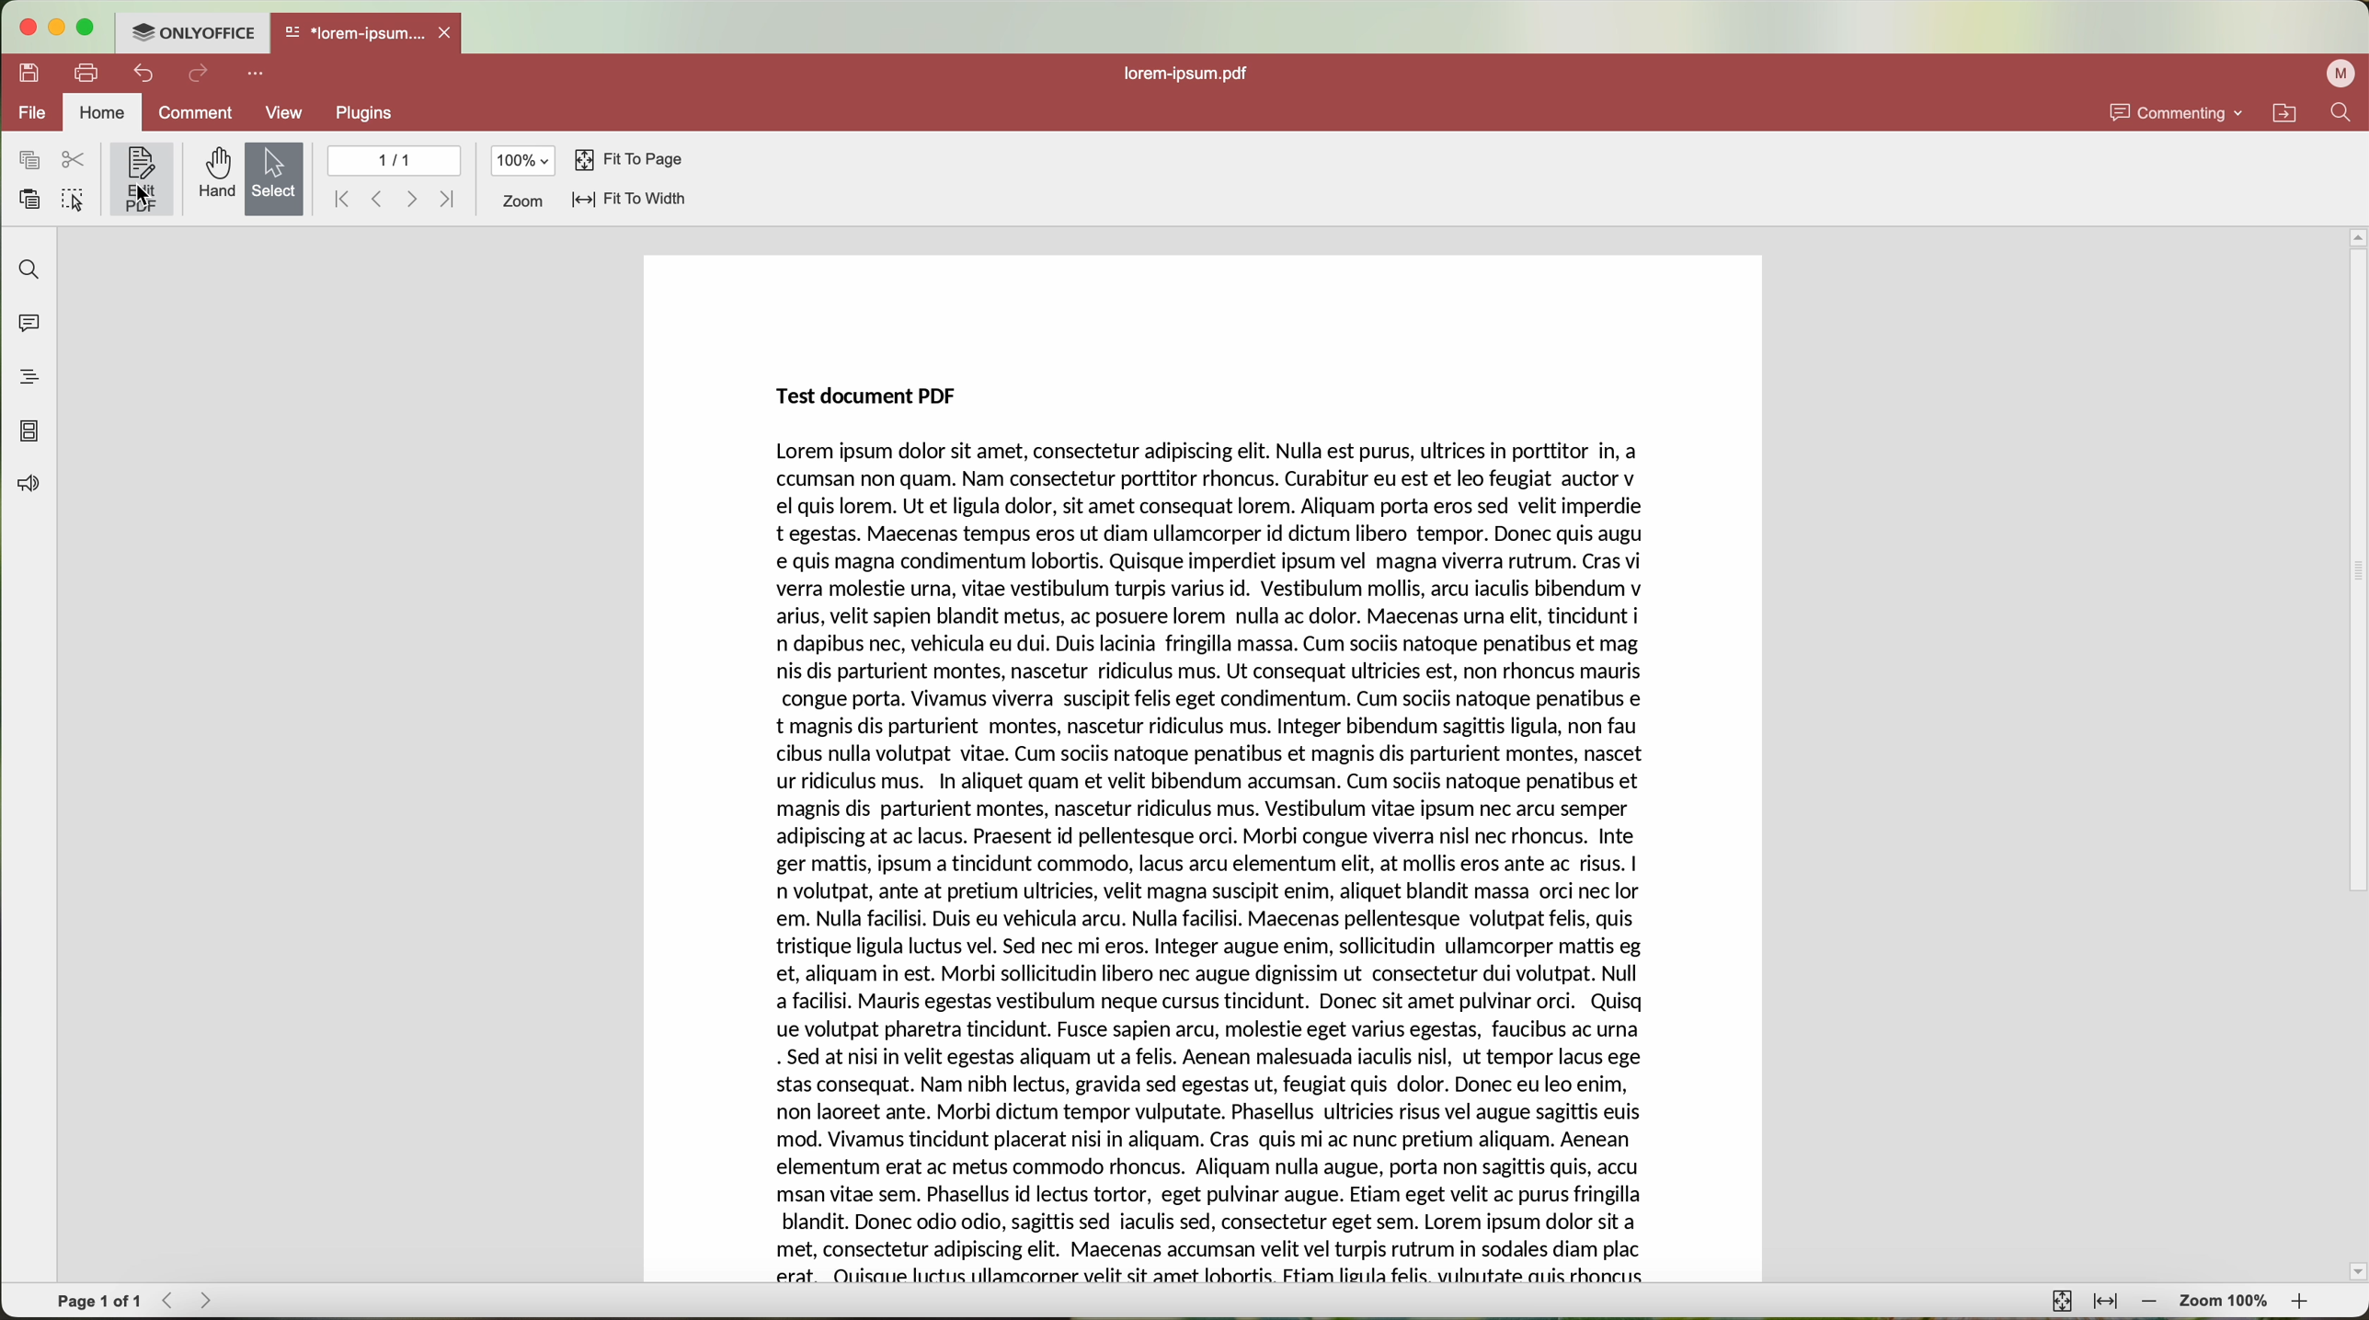  What do you see at coordinates (30, 74) in the screenshot?
I see `save` at bounding box center [30, 74].